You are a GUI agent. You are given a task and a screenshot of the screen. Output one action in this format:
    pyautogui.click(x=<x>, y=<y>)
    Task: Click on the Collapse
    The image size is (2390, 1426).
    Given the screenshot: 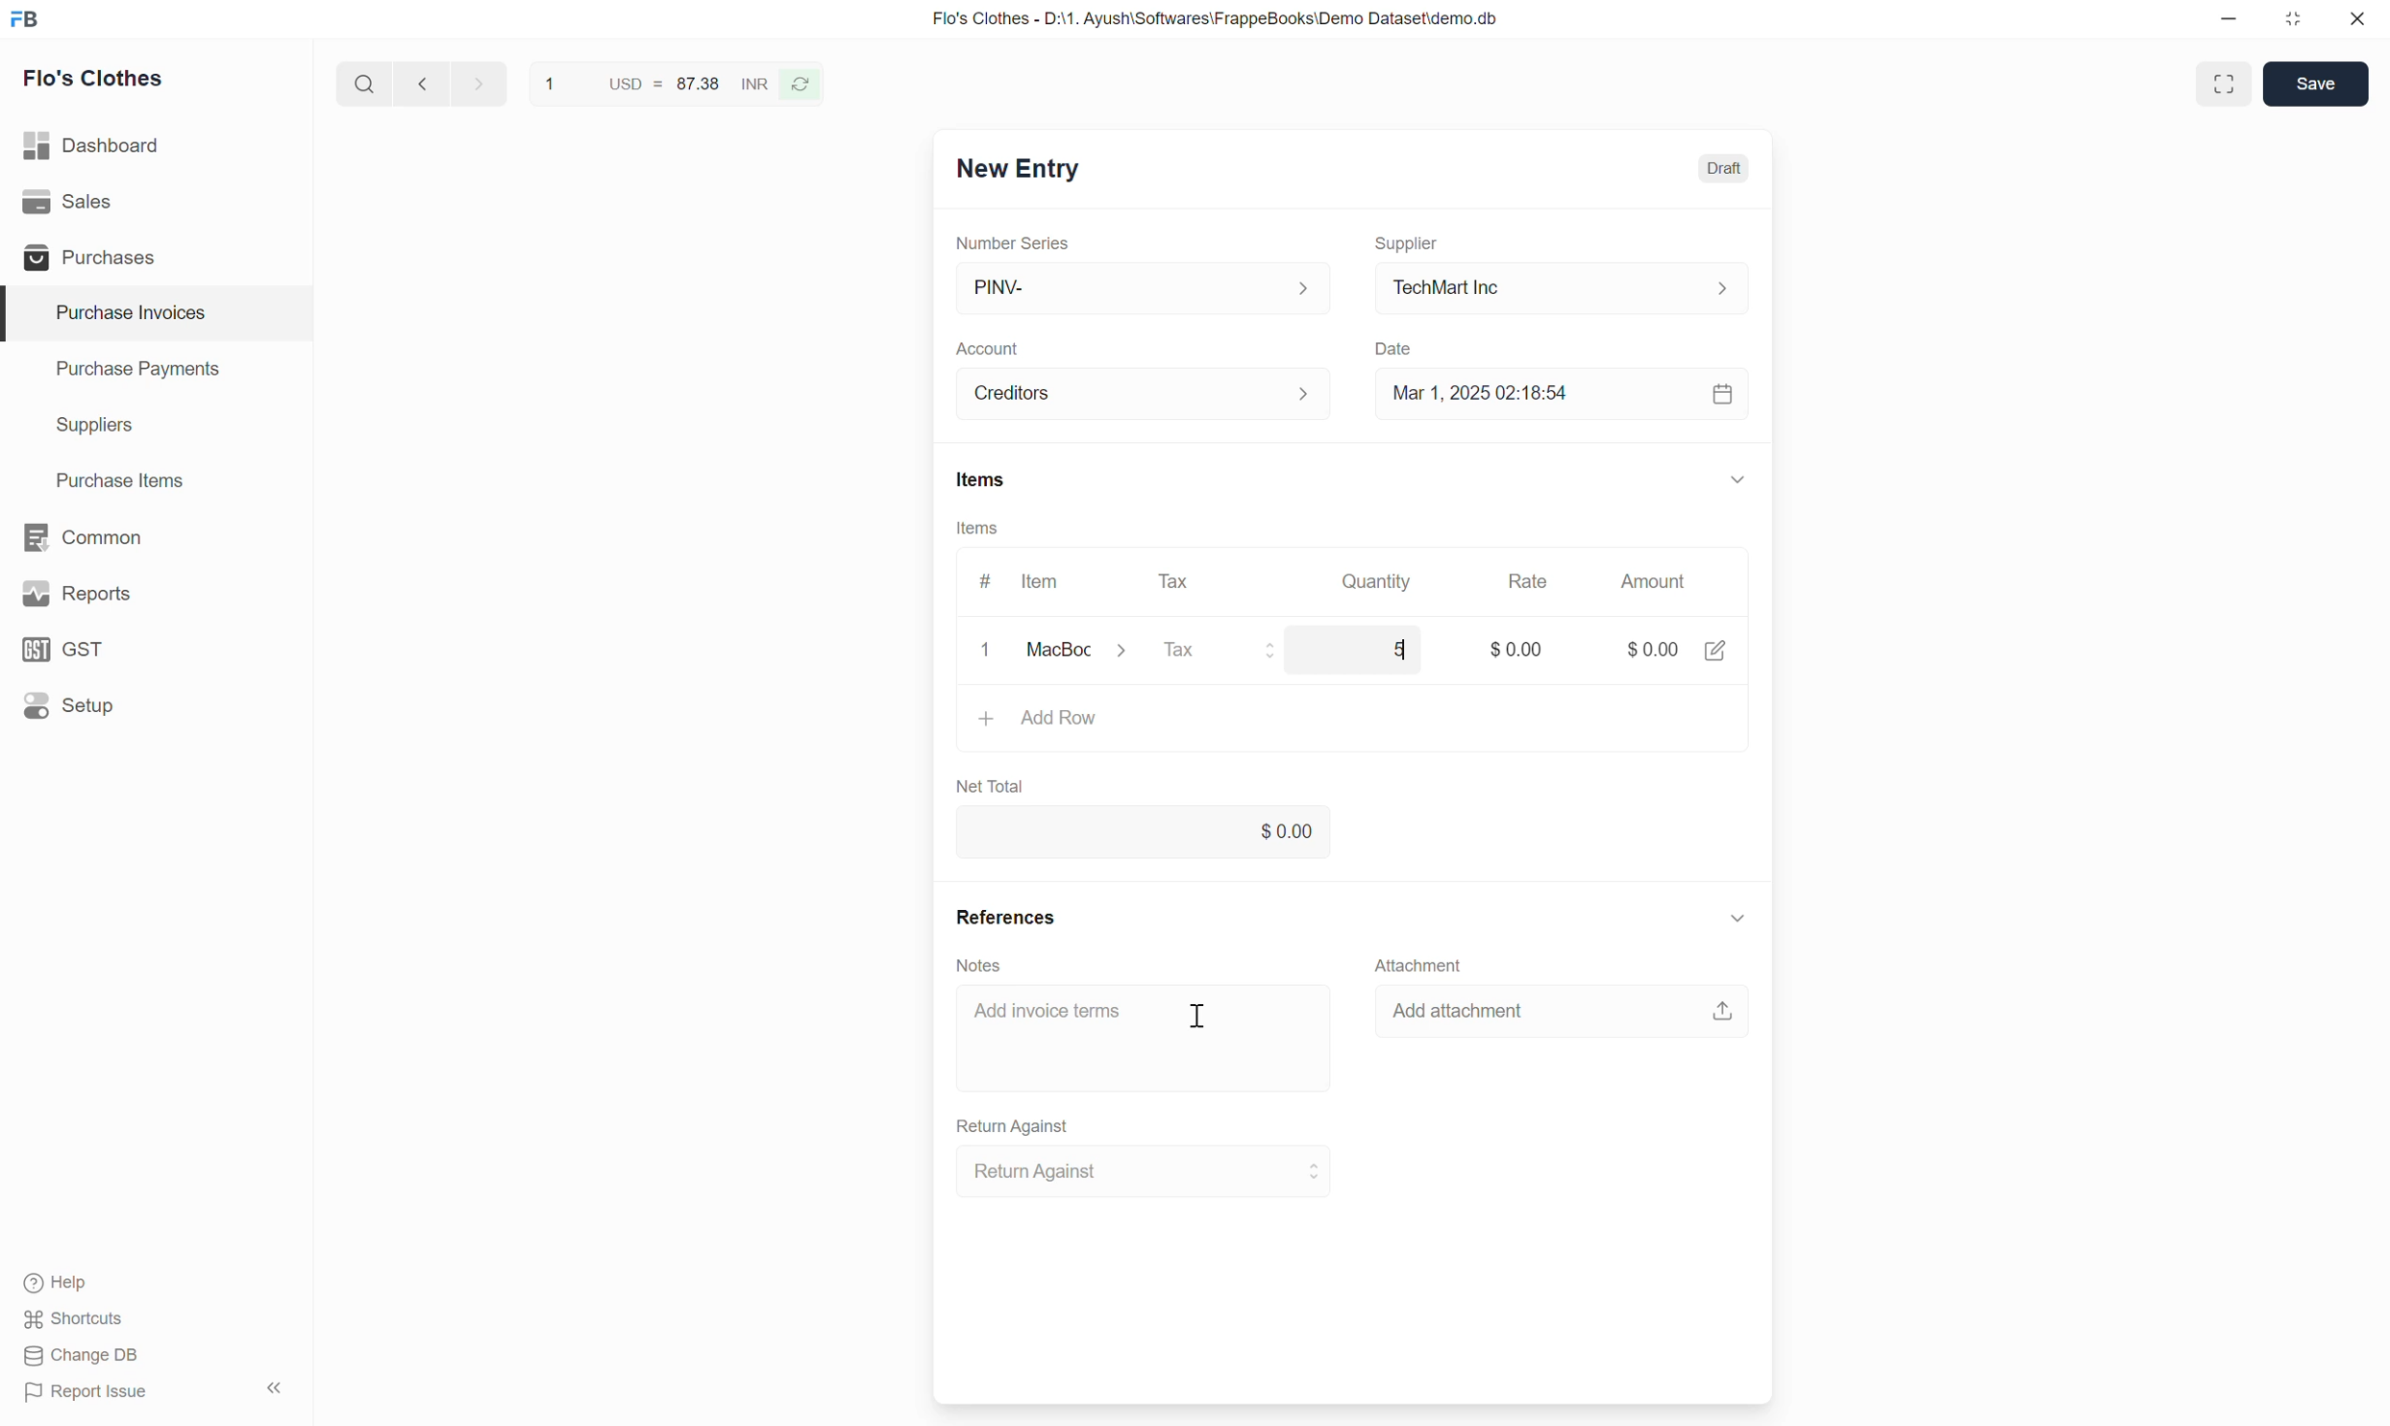 What is the action you would take?
    pyautogui.click(x=1737, y=479)
    